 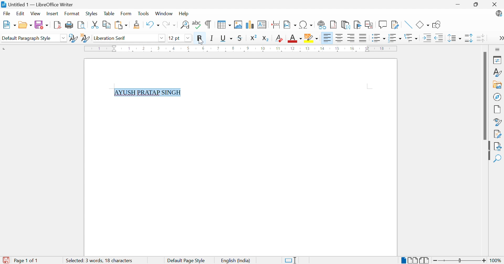 I want to click on Undo, so click(x=152, y=25).